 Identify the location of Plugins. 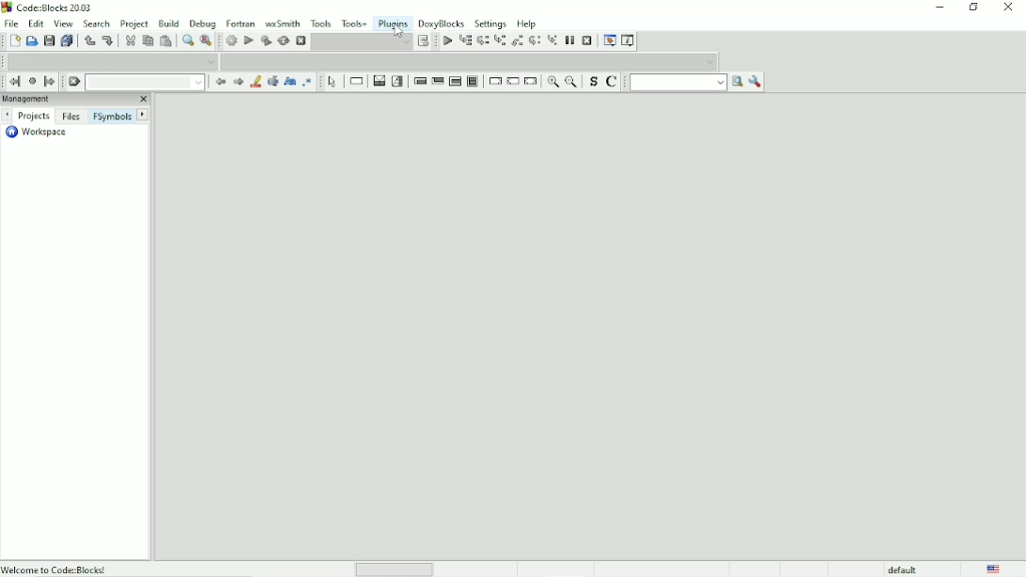
(393, 22).